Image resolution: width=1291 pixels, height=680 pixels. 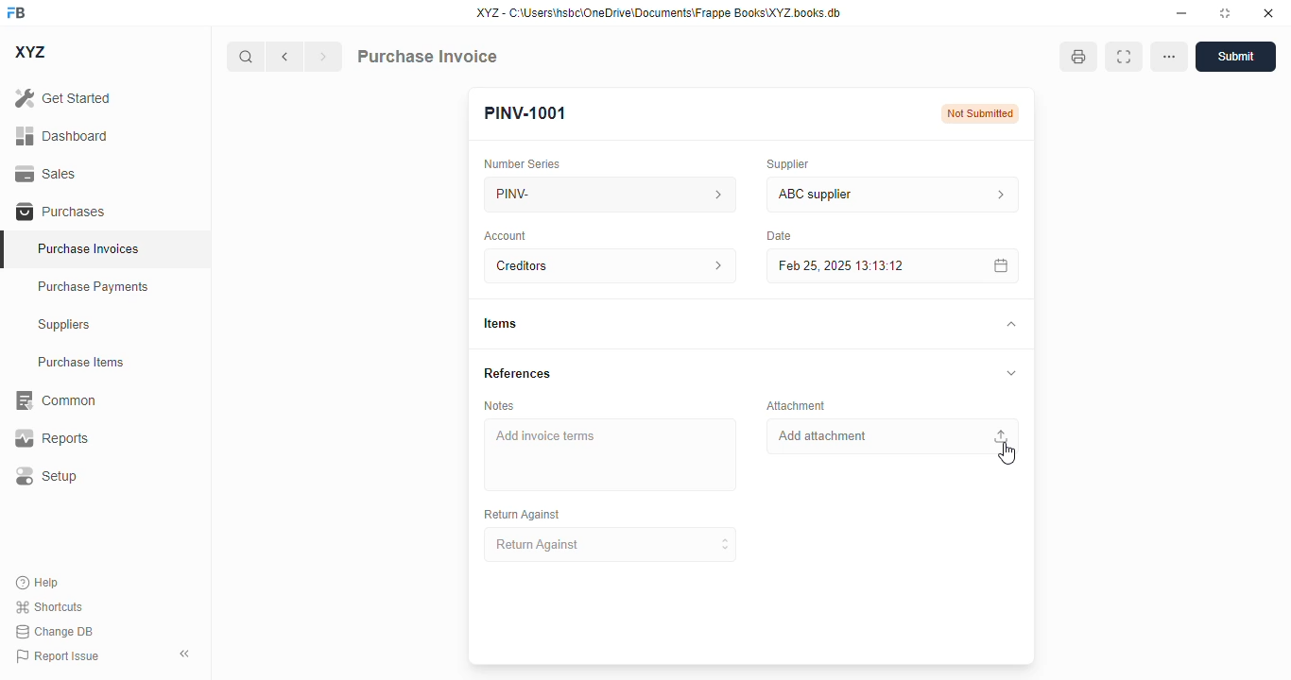 What do you see at coordinates (38, 583) in the screenshot?
I see `help` at bounding box center [38, 583].